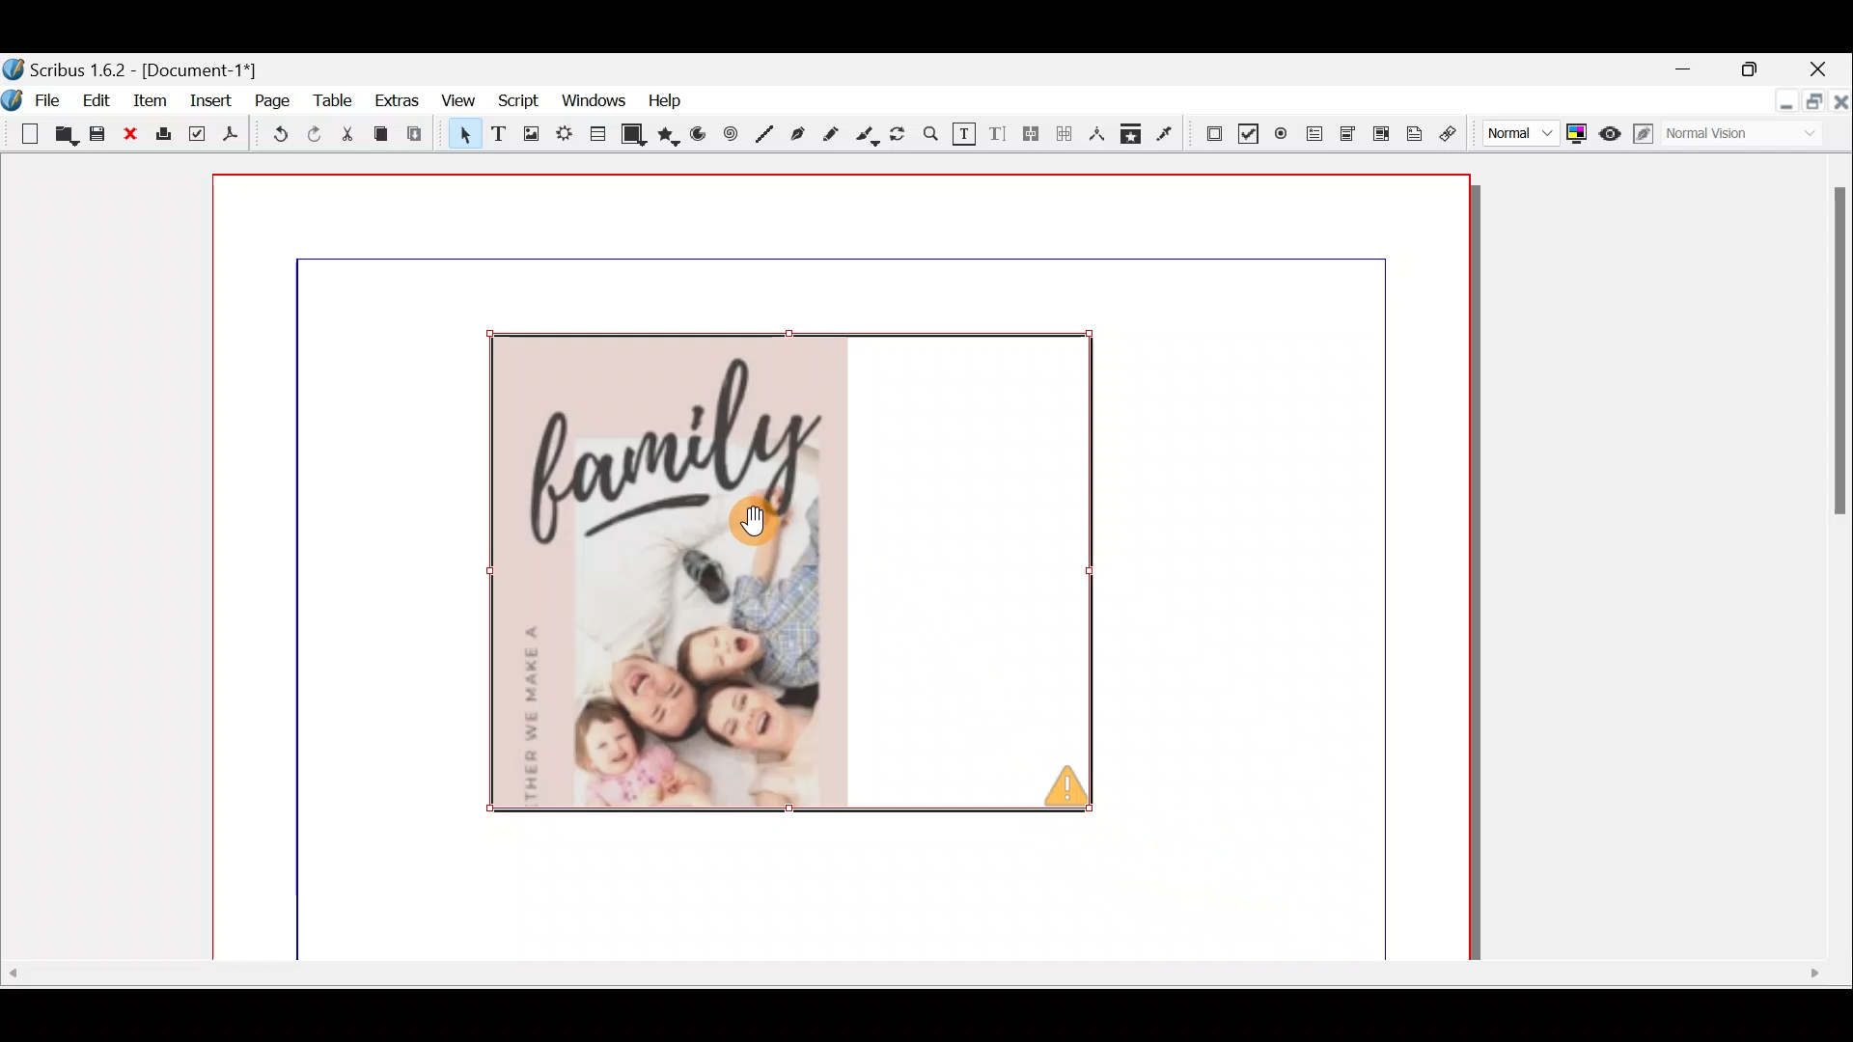  Describe the element at coordinates (198, 136) in the screenshot. I see `Preflight verifier` at that location.